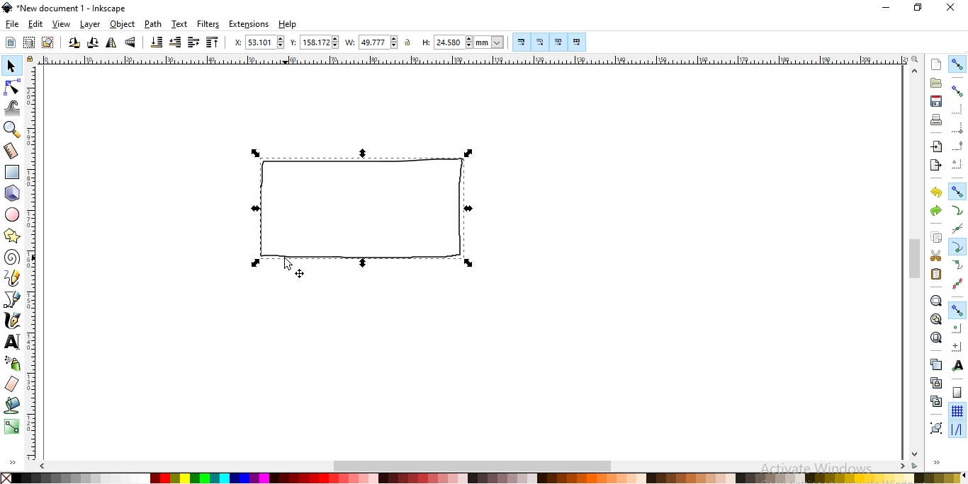 Image resolution: width=968 pixels, height=484 pixels. I want to click on flip selected objects vertically, so click(131, 42).